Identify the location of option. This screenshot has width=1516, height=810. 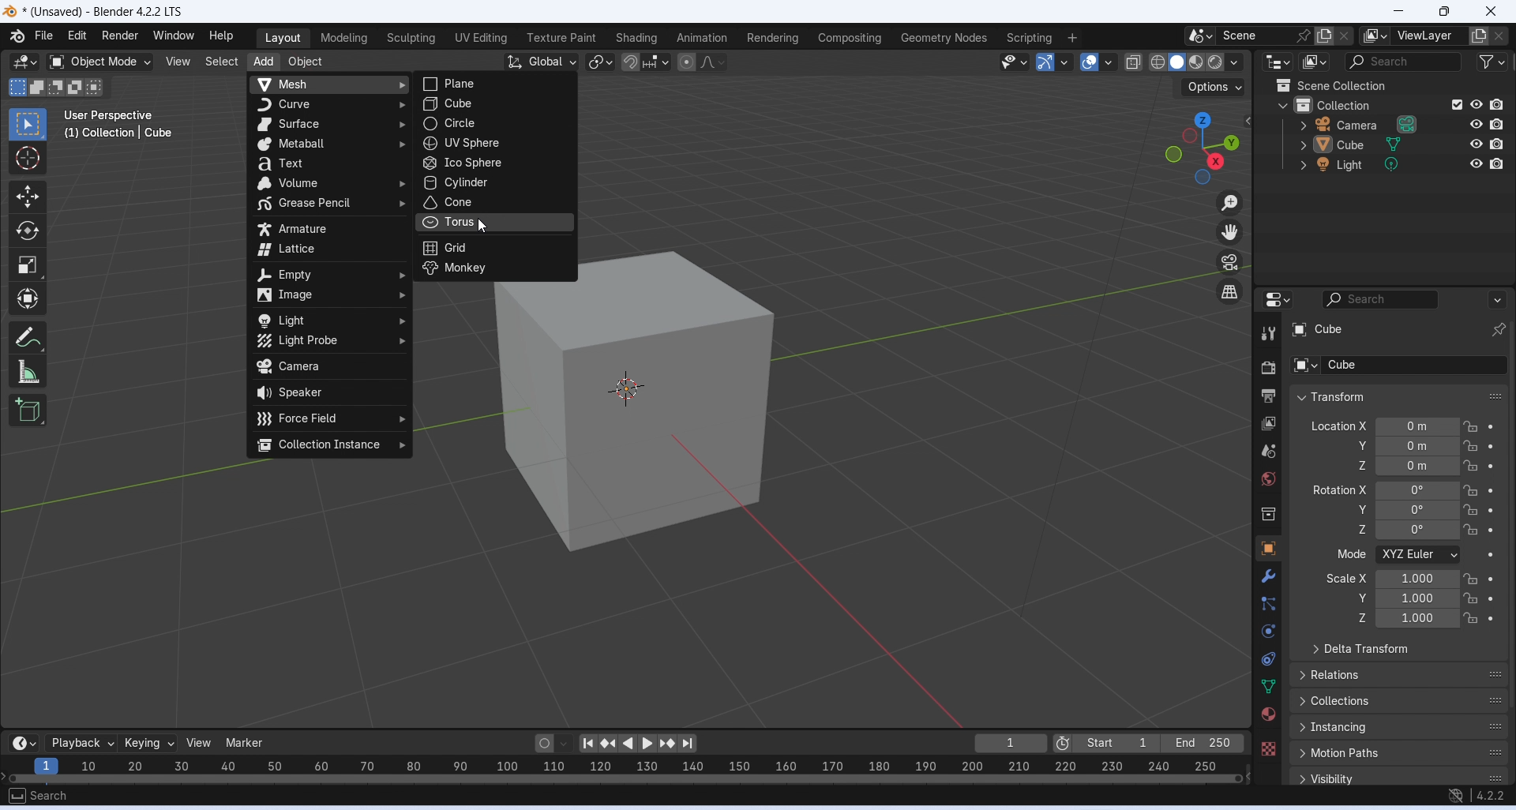
(1376, 36).